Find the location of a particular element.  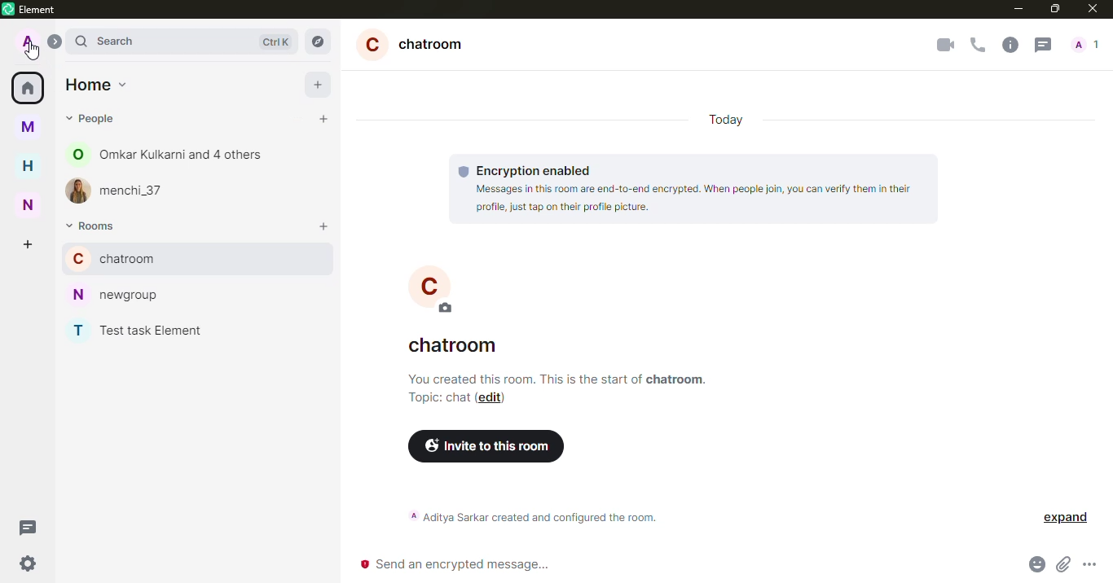

expand is located at coordinates (1068, 519).